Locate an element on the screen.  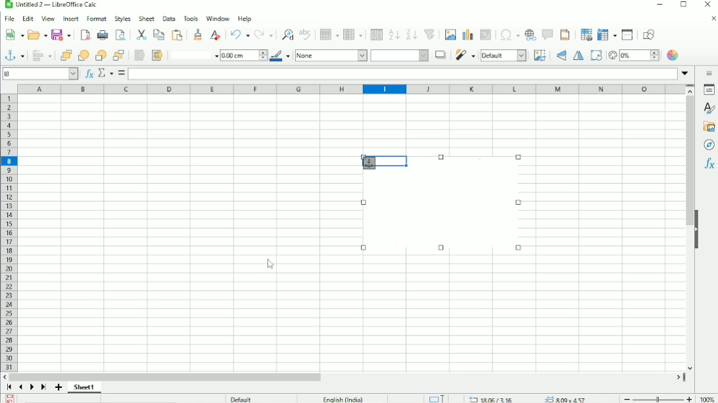
Navigator is located at coordinates (707, 144).